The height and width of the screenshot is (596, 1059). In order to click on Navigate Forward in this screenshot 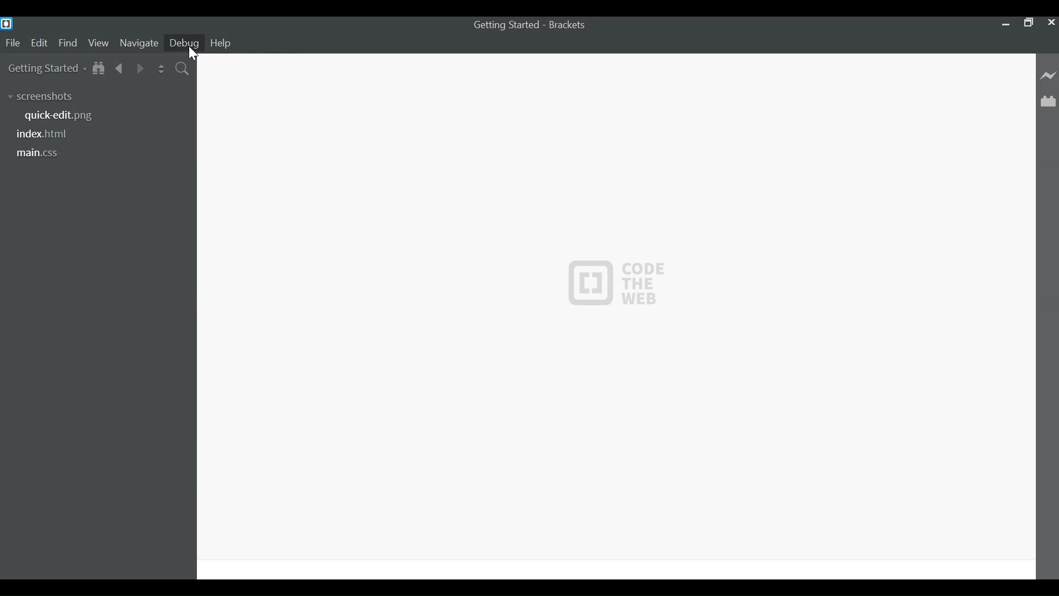, I will do `click(140, 68)`.